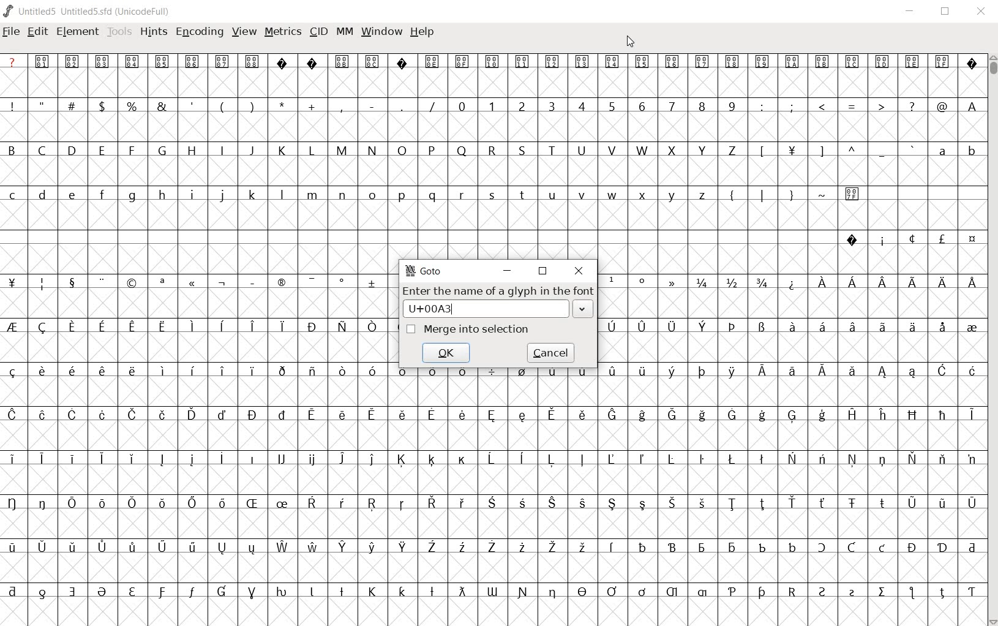  I want to click on Symbol, so click(792, 417).